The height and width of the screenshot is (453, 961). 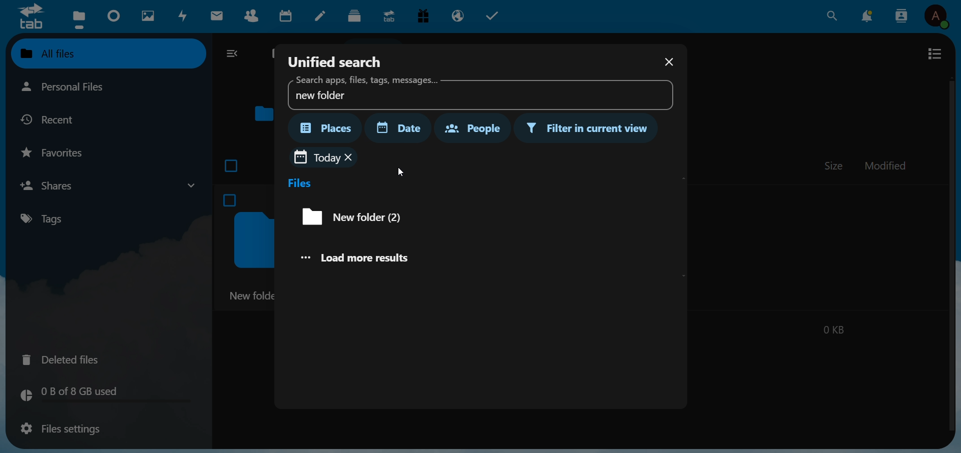 What do you see at coordinates (67, 358) in the screenshot?
I see `deleted files` at bounding box center [67, 358].